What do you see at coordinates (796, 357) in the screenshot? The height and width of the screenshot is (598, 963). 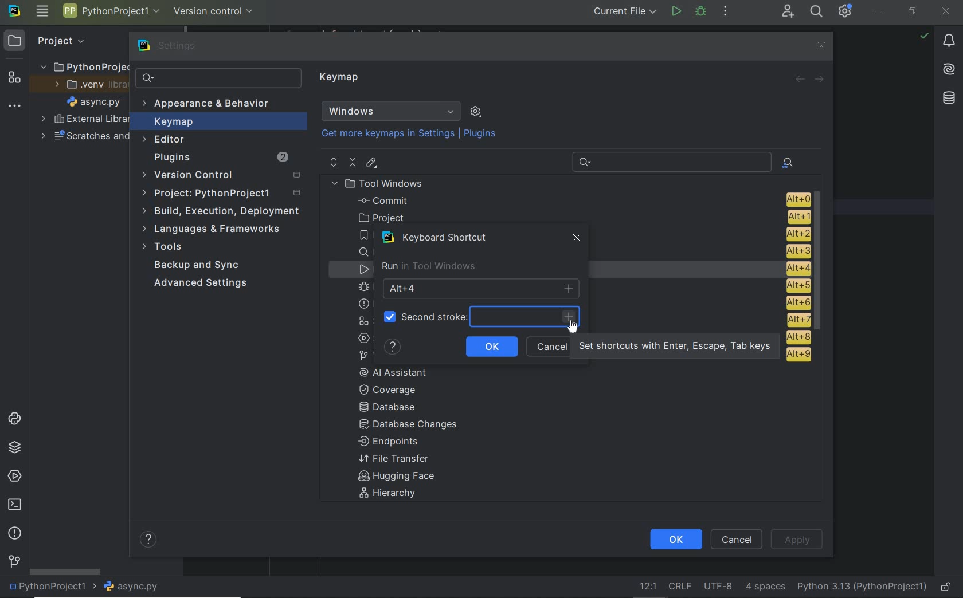 I see `alt + 9` at bounding box center [796, 357].